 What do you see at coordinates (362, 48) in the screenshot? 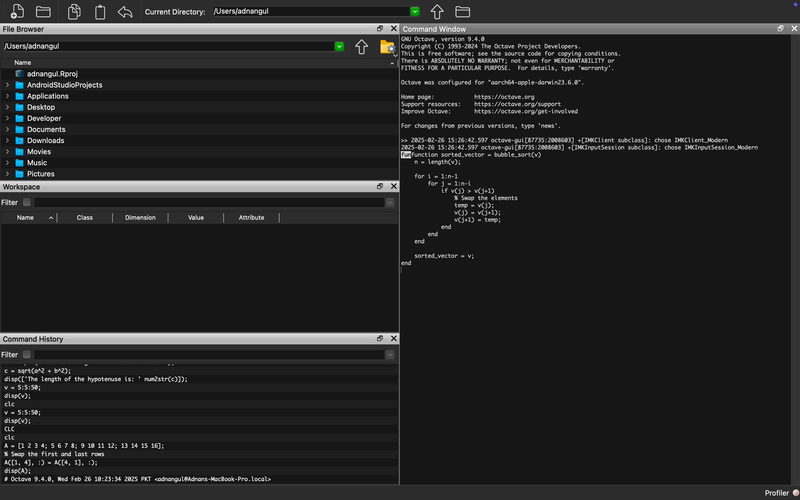
I see `Parent Directory` at bounding box center [362, 48].